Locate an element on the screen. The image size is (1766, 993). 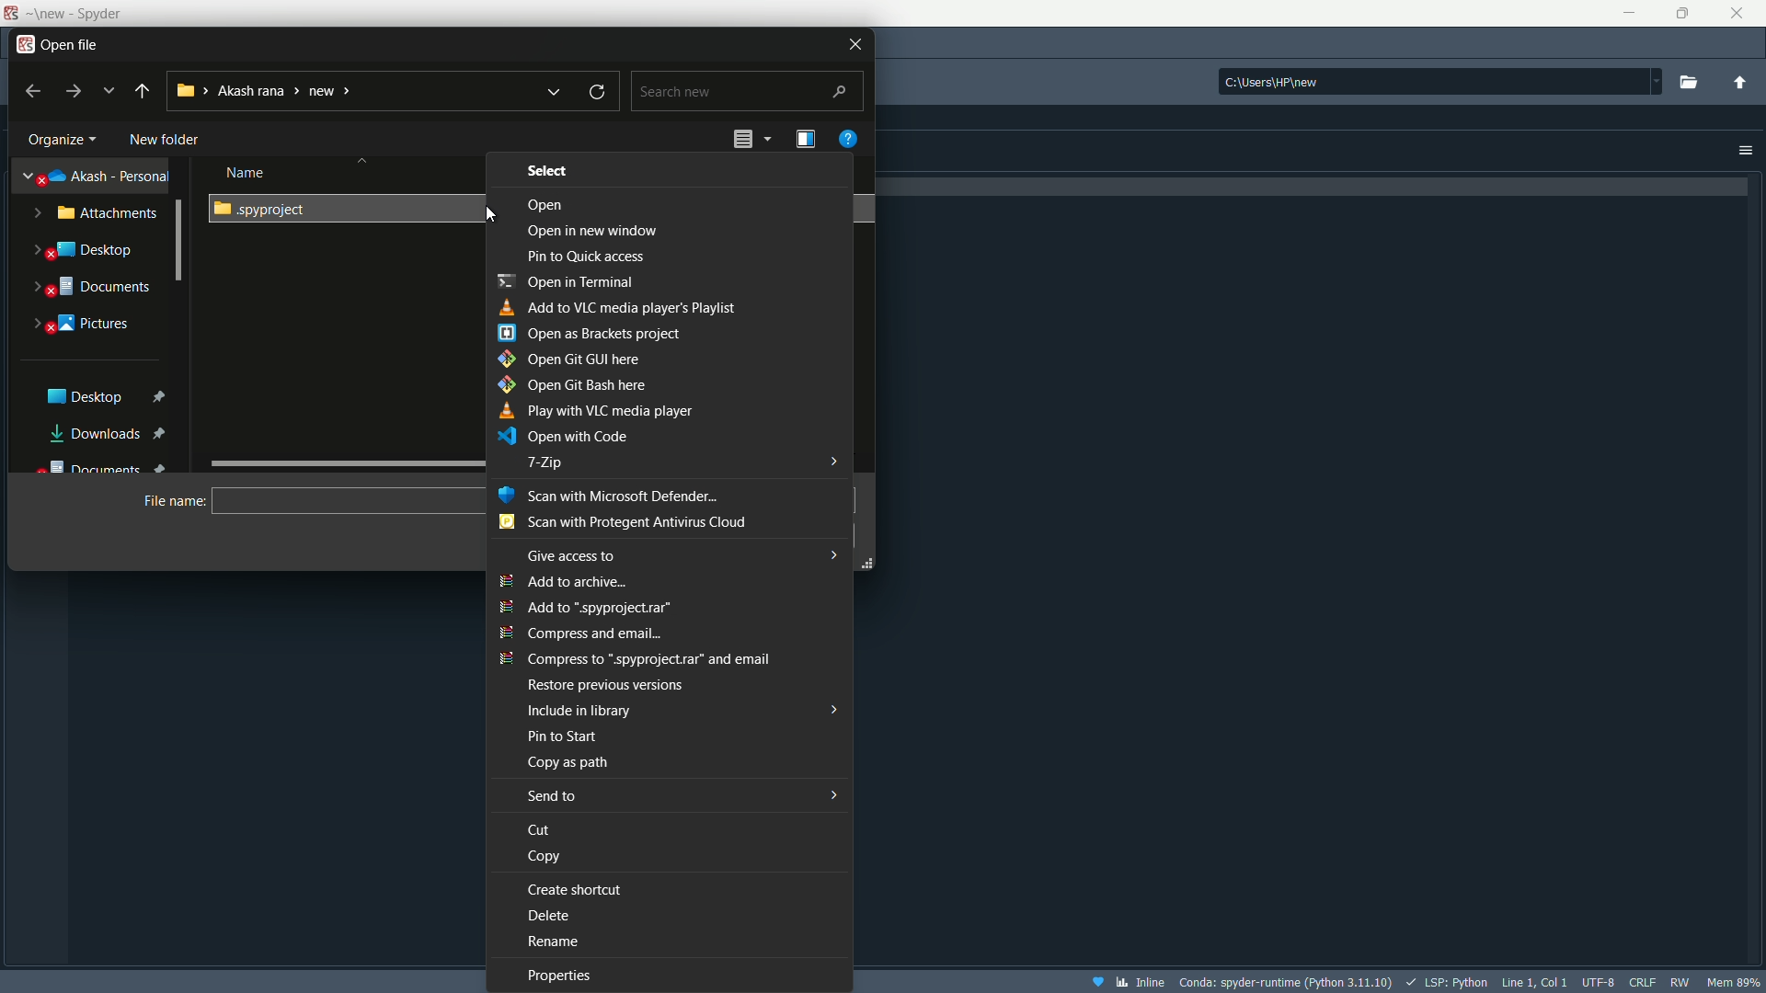
Resize Handle is located at coordinates (868, 565).